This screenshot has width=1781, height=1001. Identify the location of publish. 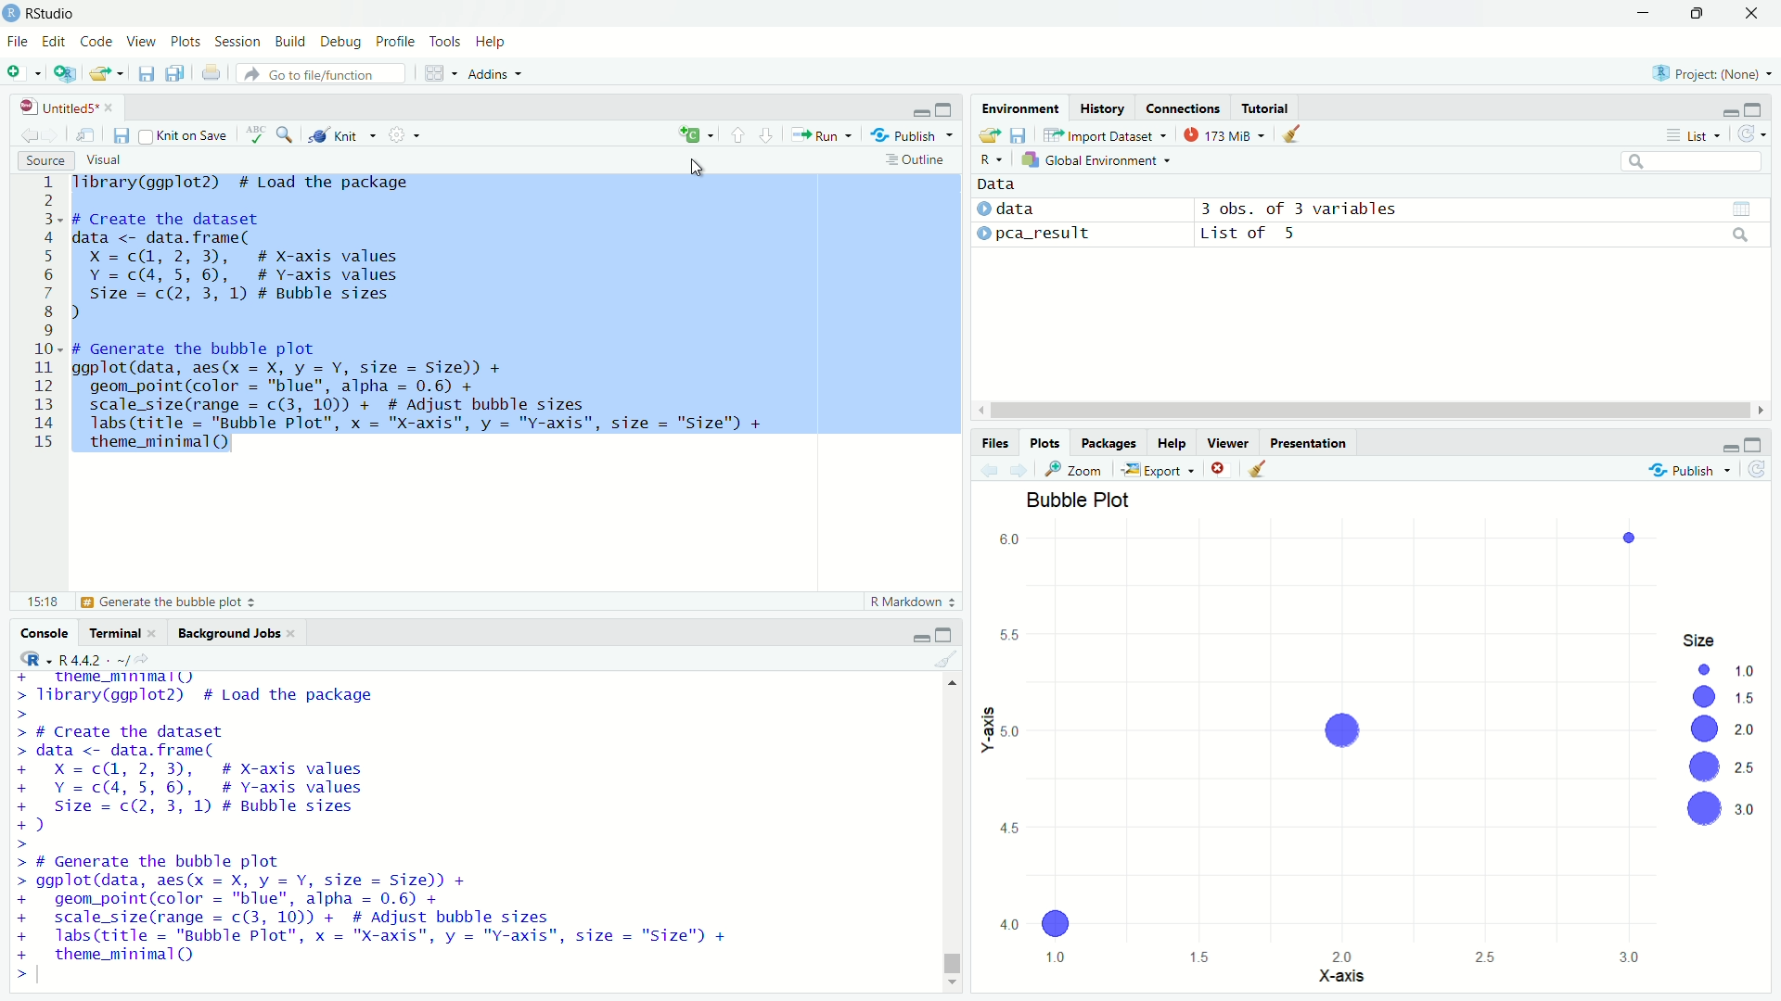
(911, 133).